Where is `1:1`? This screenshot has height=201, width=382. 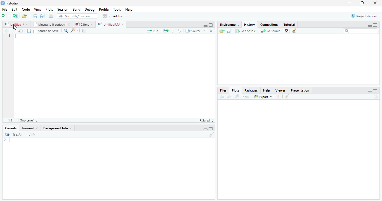 1:1 is located at coordinates (11, 120).